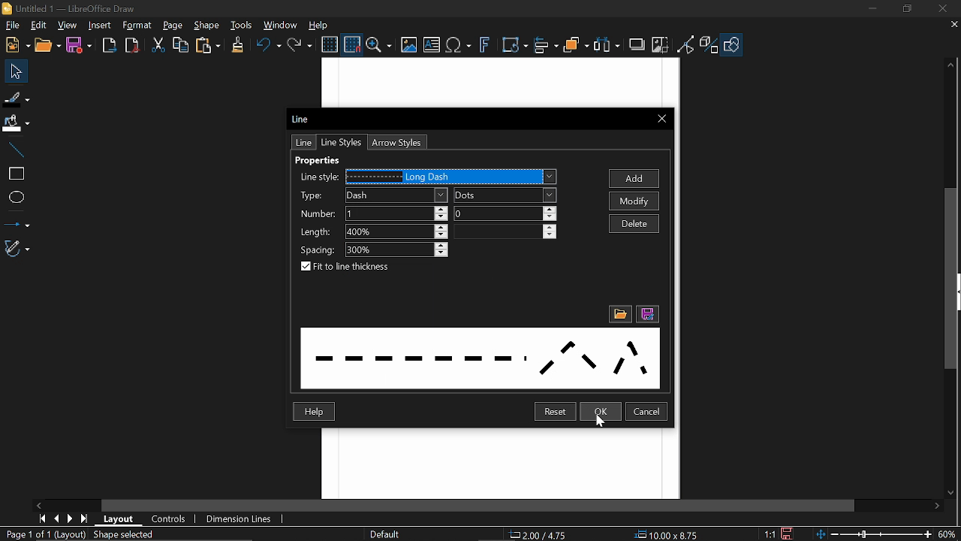 This screenshot has width=961, height=541. What do you see at coordinates (398, 250) in the screenshot?
I see `Spacing` at bounding box center [398, 250].